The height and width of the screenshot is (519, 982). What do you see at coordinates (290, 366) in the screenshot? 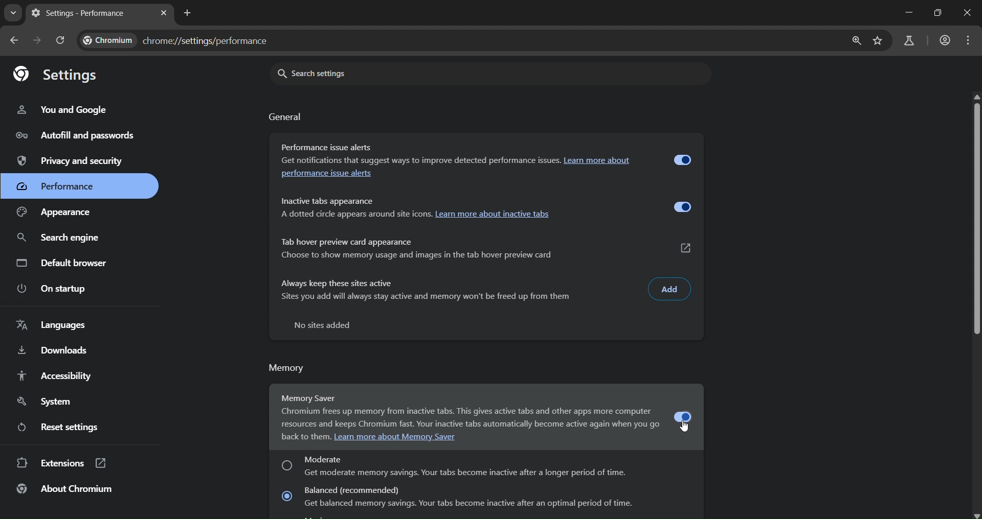
I see `memory` at bounding box center [290, 366].